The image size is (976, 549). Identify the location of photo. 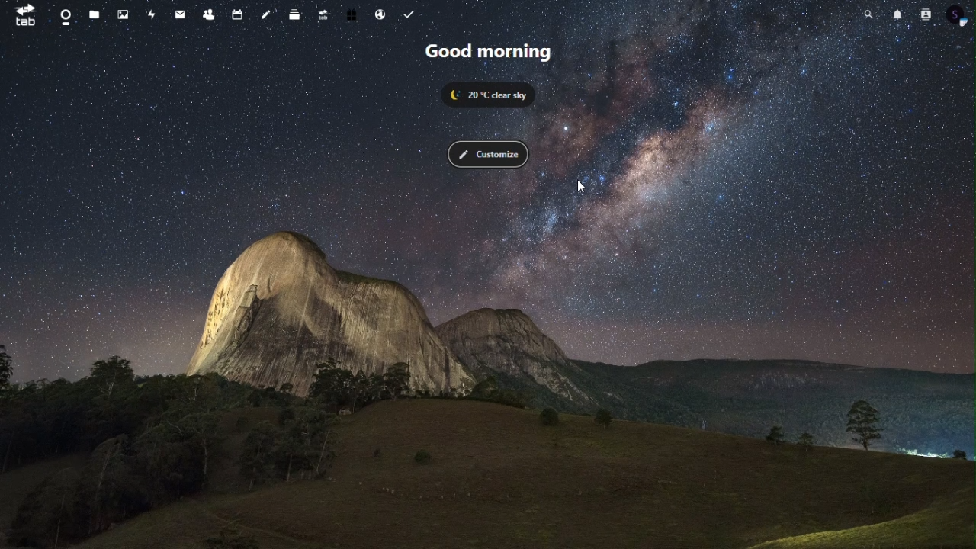
(125, 15).